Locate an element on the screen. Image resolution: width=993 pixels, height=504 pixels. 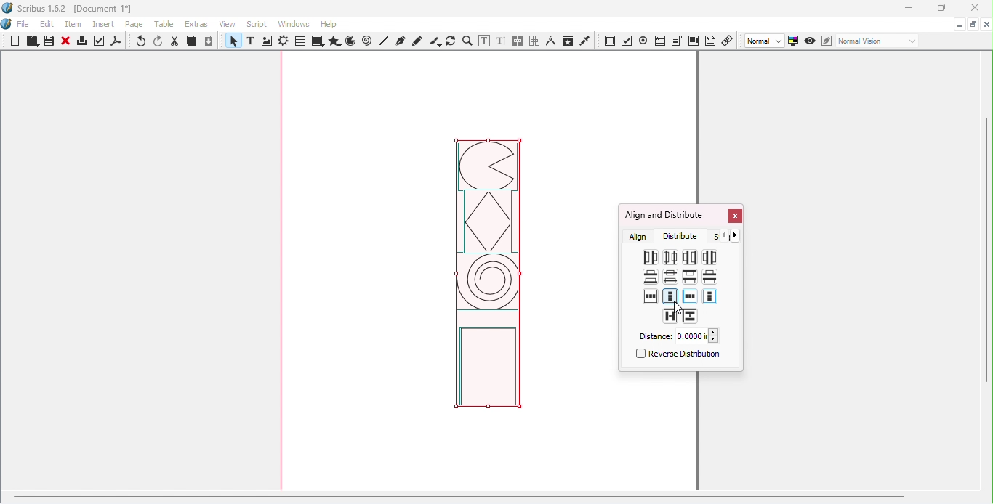
Close is located at coordinates (65, 42).